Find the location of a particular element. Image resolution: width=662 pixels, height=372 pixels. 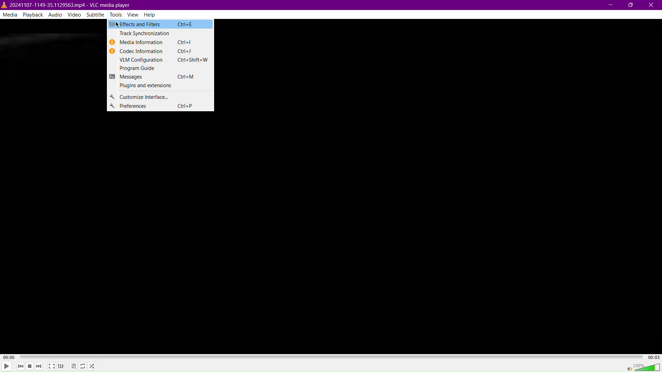

Track Synchronization is located at coordinates (161, 33).